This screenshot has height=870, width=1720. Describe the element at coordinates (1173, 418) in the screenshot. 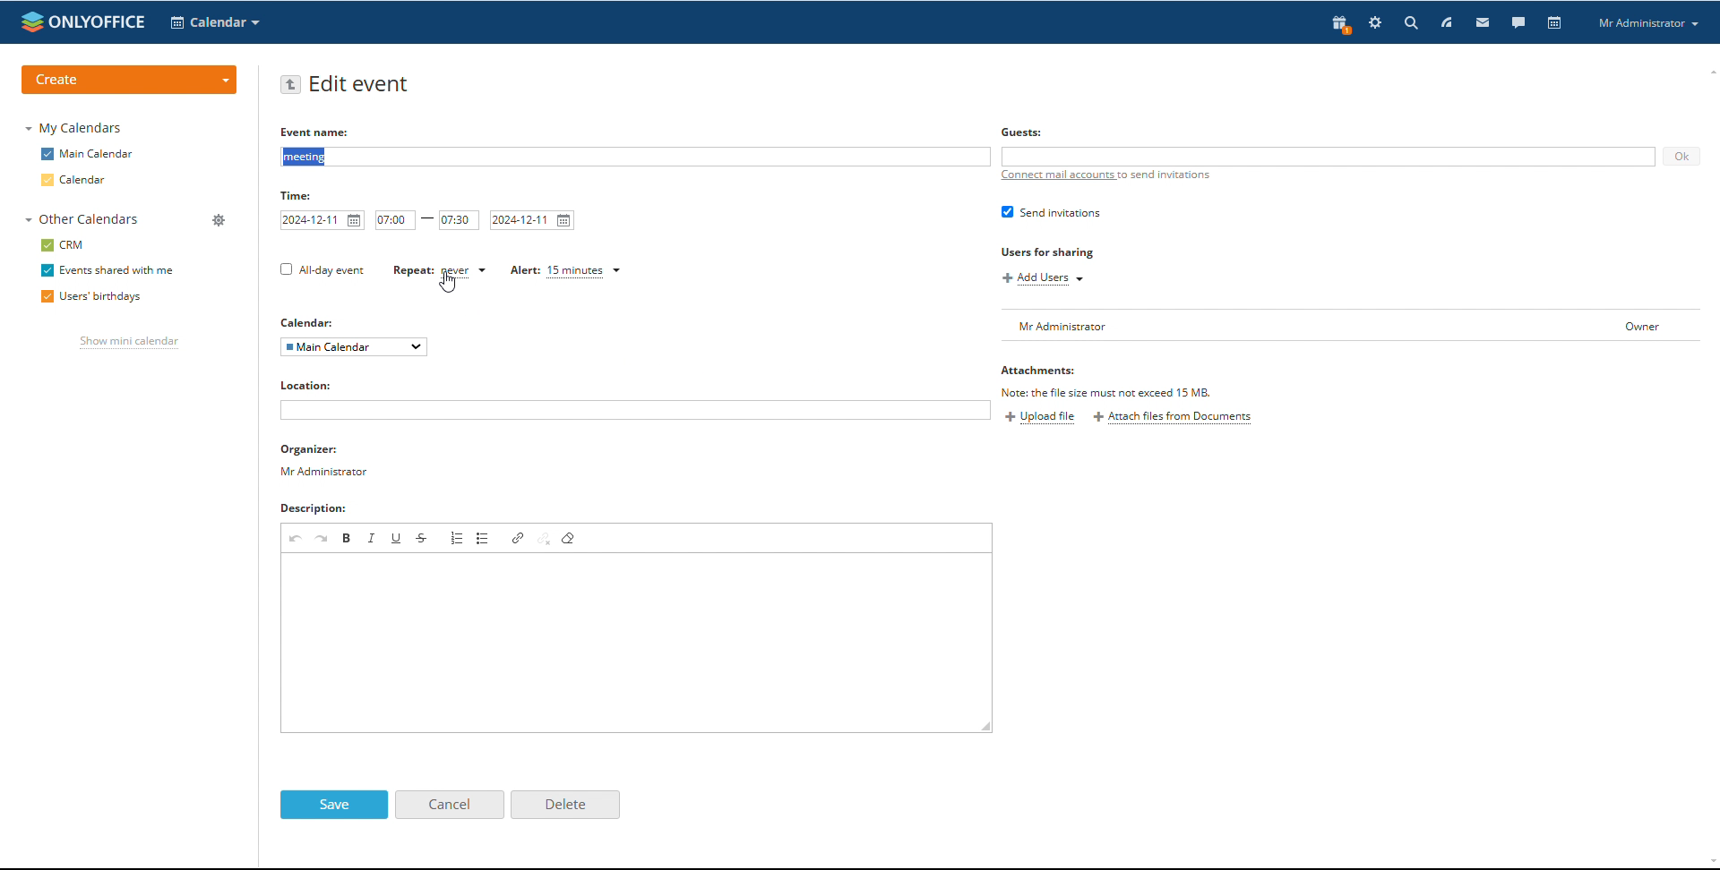

I see `attach files from documents` at that location.